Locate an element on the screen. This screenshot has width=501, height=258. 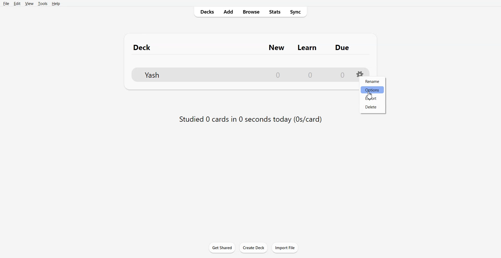
Delete is located at coordinates (372, 107).